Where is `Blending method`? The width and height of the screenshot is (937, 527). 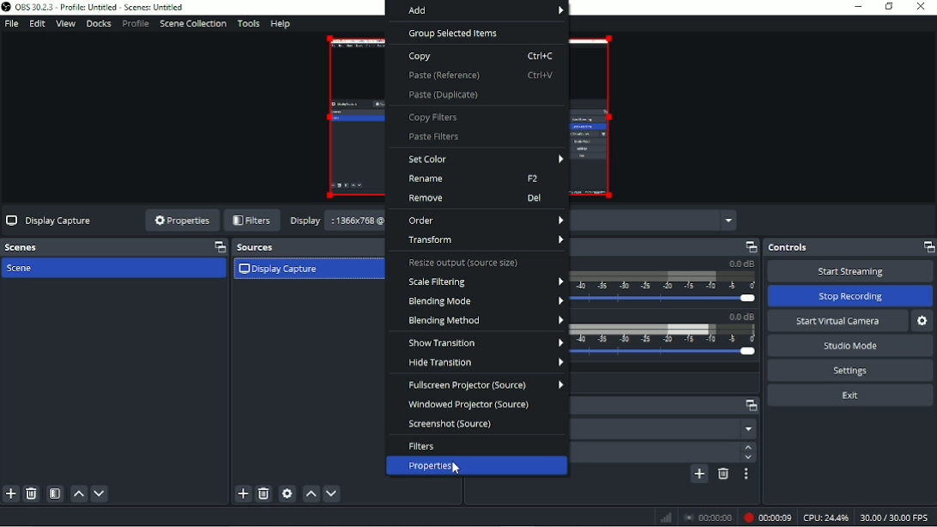 Blending method is located at coordinates (486, 320).